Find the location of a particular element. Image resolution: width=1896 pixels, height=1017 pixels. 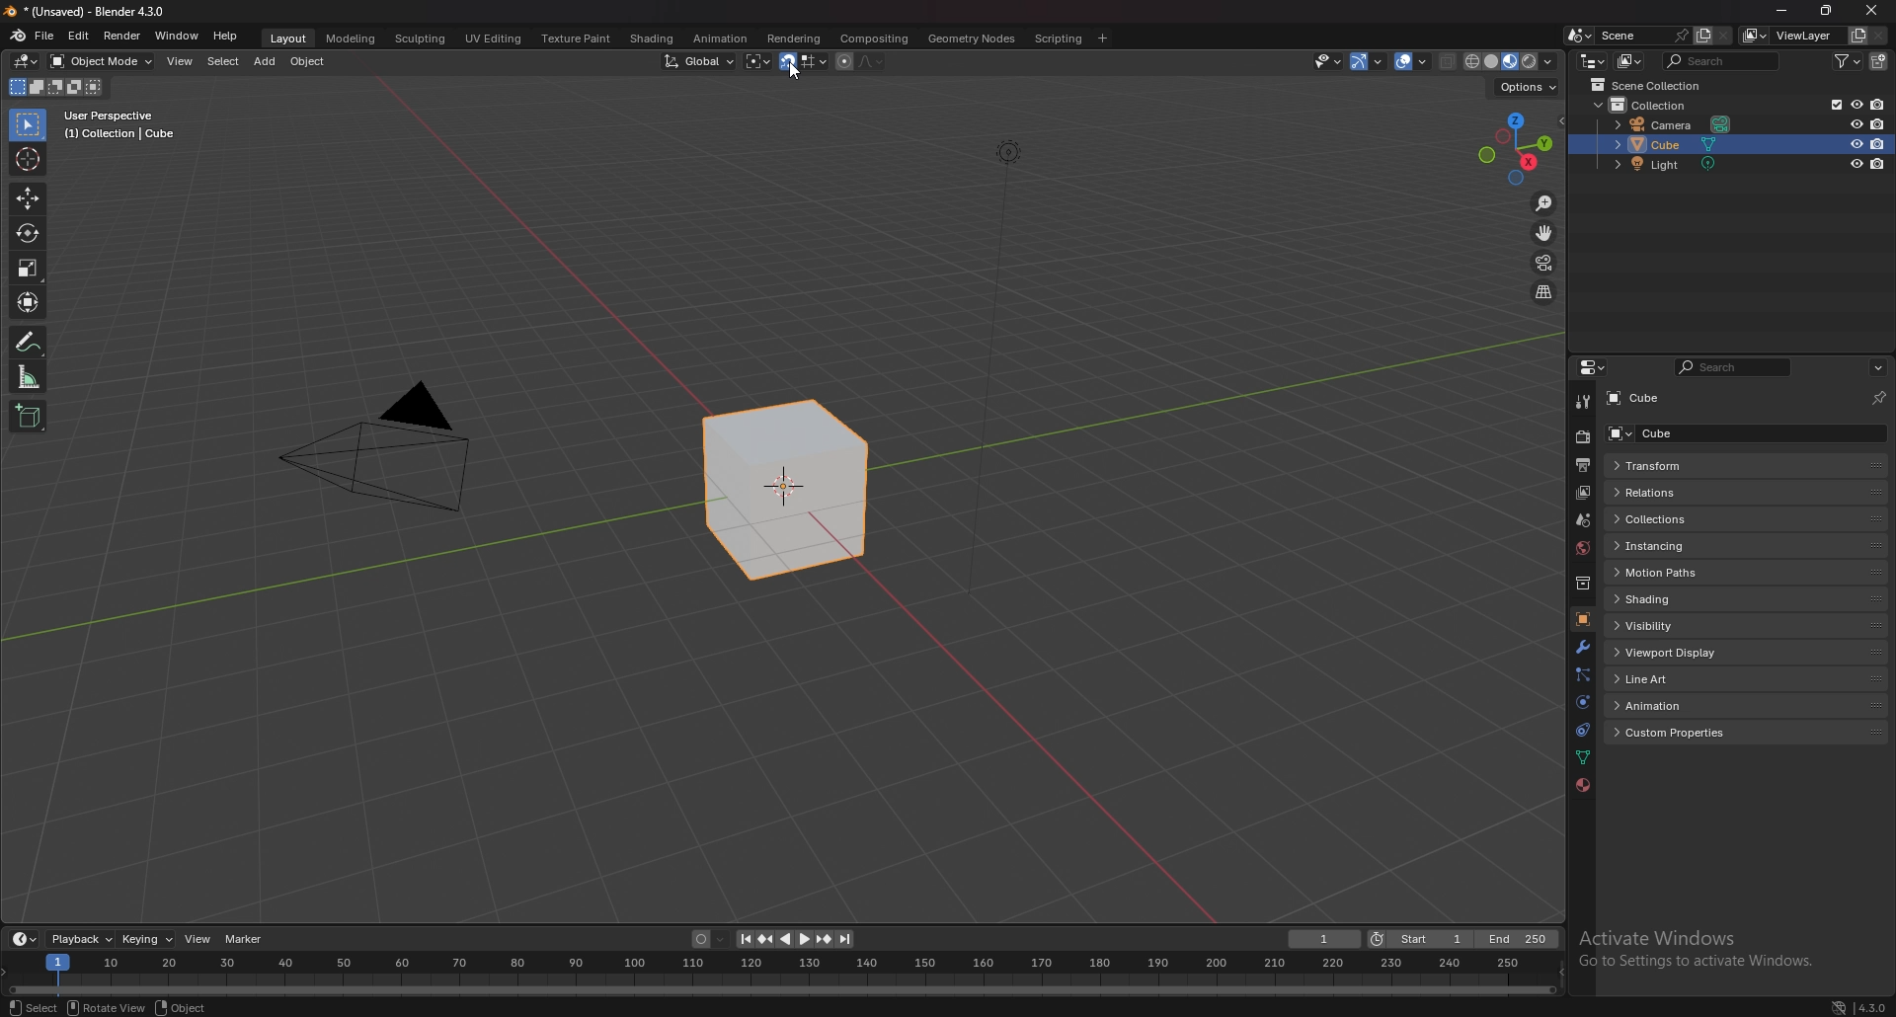

search is located at coordinates (1735, 367).